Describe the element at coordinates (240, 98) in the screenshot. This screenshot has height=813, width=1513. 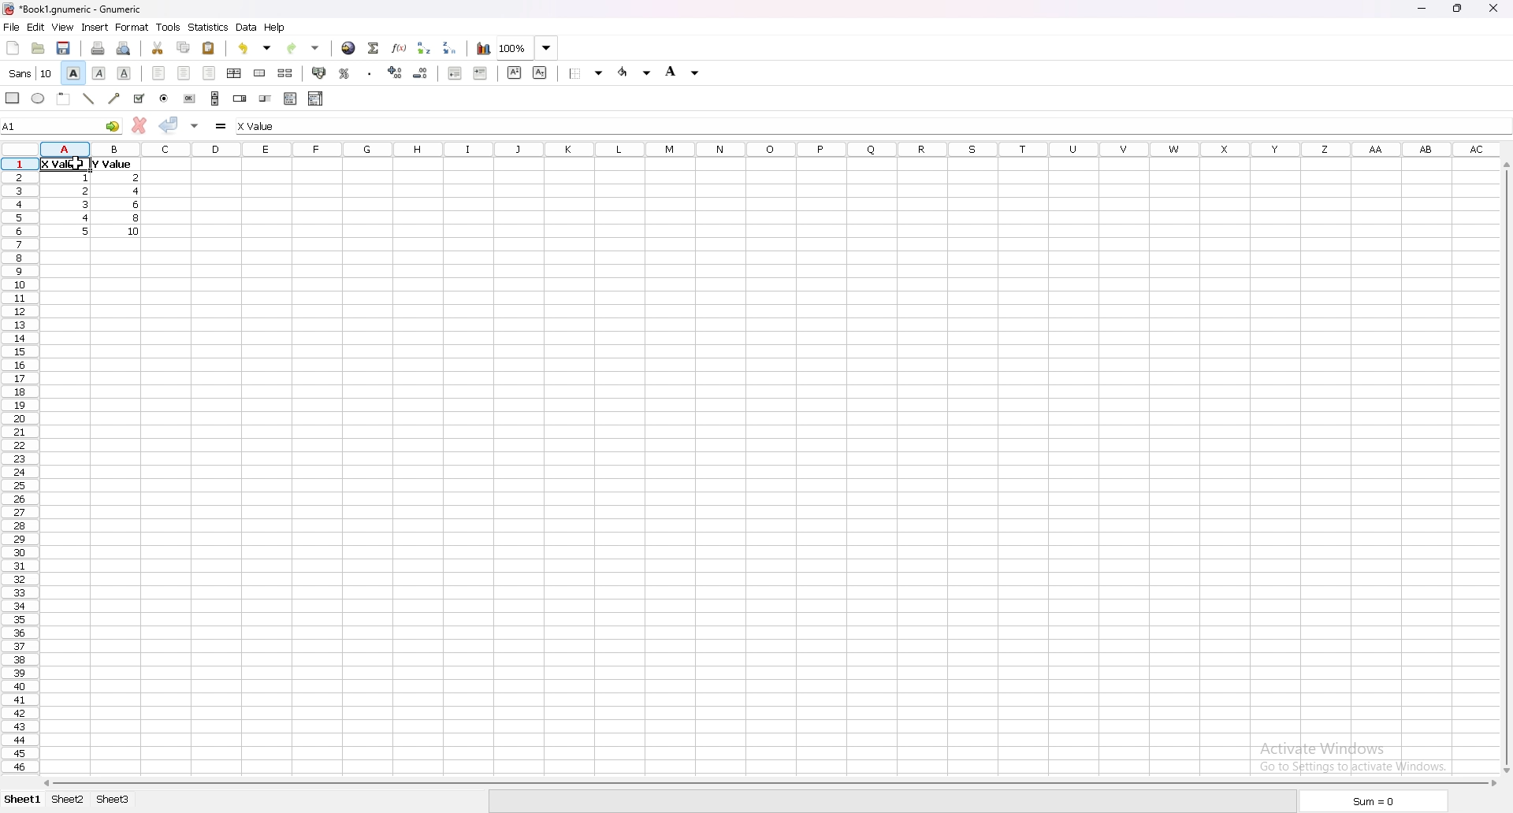
I see `spin button` at that location.